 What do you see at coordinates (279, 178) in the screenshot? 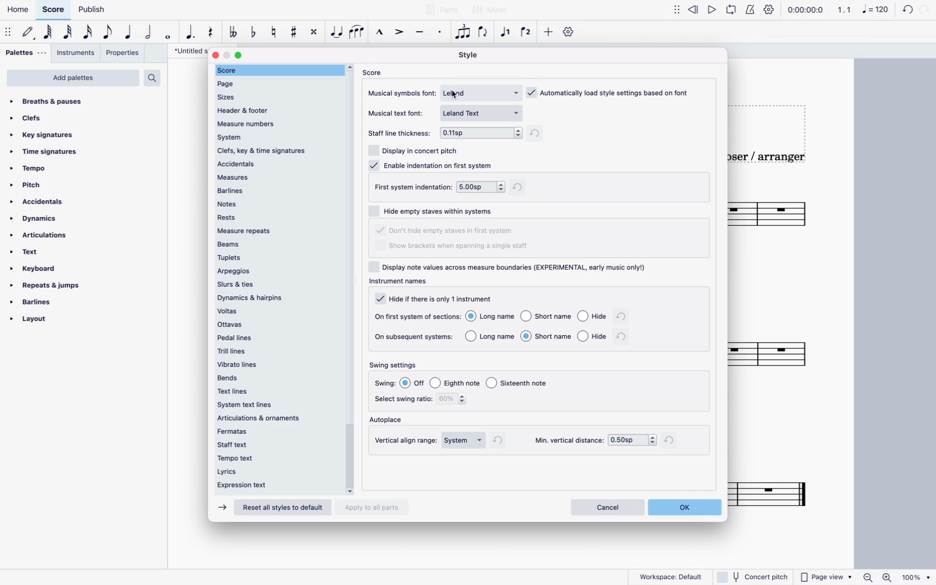
I see `measures` at bounding box center [279, 178].